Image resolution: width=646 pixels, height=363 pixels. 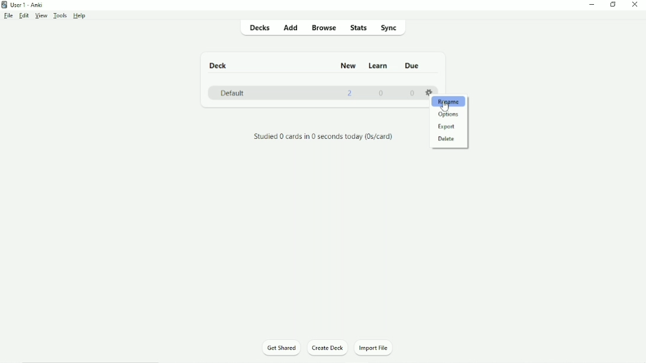 What do you see at coordinates (429, 91) in the screenshot?
I see `Settings` at bounding box center [429, 91].